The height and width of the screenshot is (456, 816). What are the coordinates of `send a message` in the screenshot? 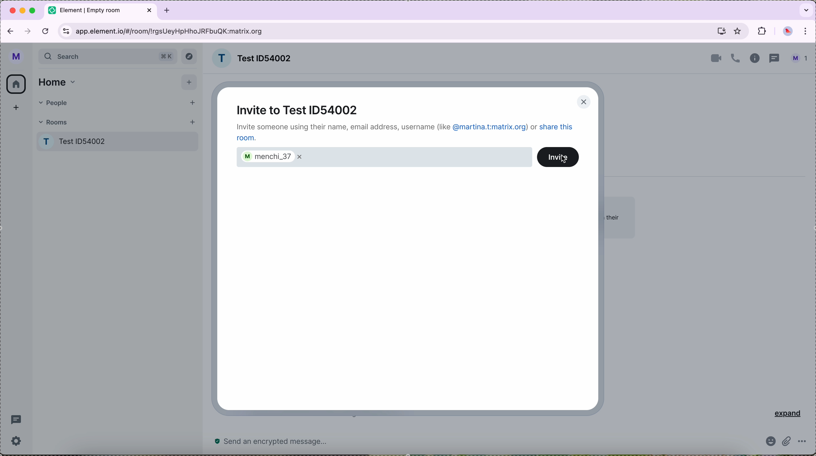 It's located at (301, 442).